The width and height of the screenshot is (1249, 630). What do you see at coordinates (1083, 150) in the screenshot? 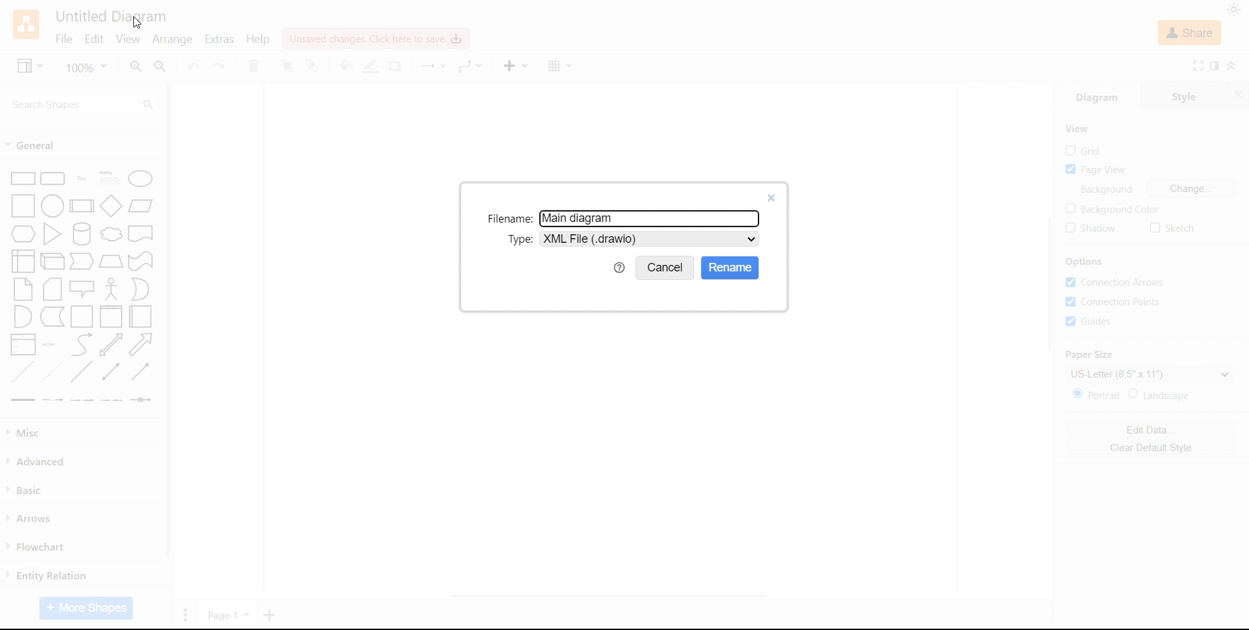
I see `grid` at bounding box center [1083, 150].